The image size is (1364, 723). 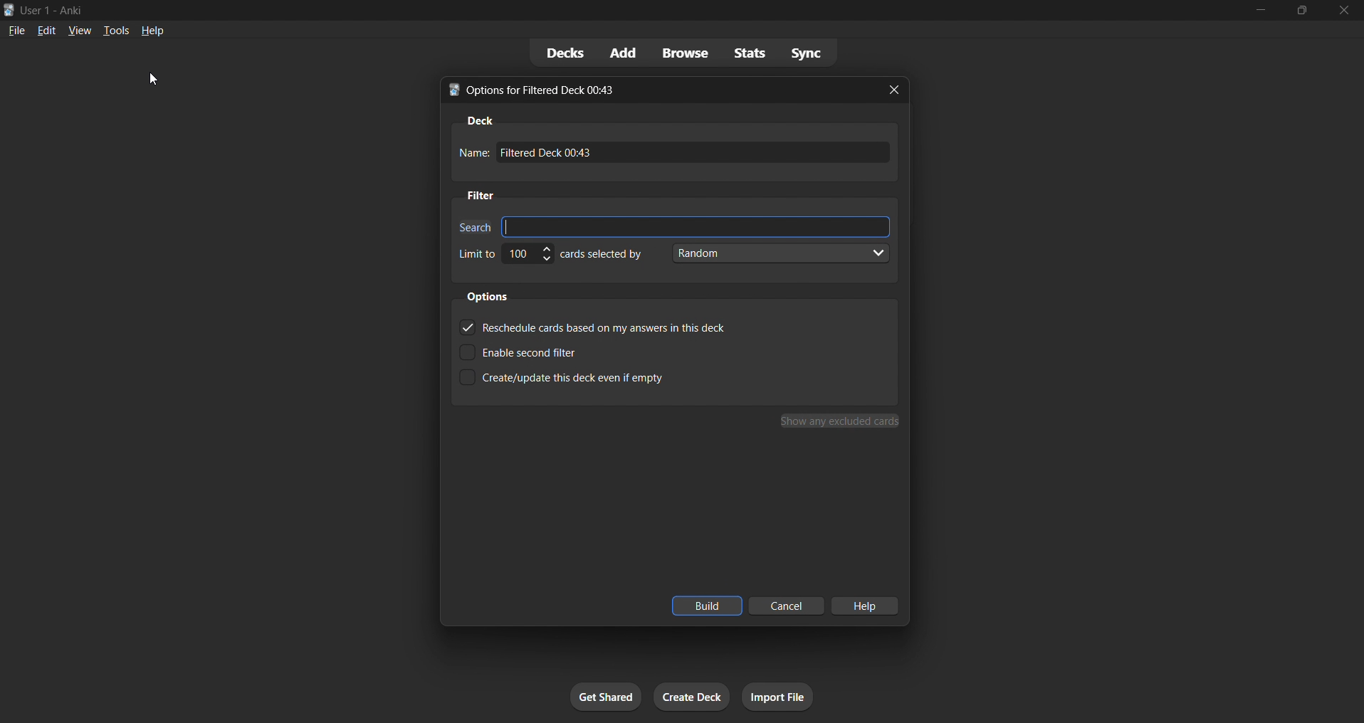 What do you see at coordinates (476, 253) in the screenshot?
I see `limit to` at bounding box center [476, 253].